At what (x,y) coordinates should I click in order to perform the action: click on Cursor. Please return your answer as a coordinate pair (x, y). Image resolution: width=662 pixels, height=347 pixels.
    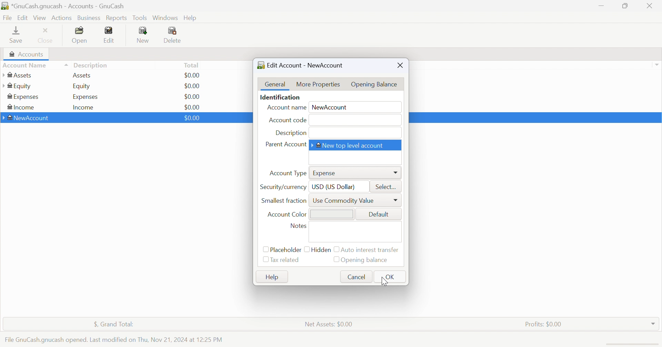
    Looking at the image, I should click on (382, 281).